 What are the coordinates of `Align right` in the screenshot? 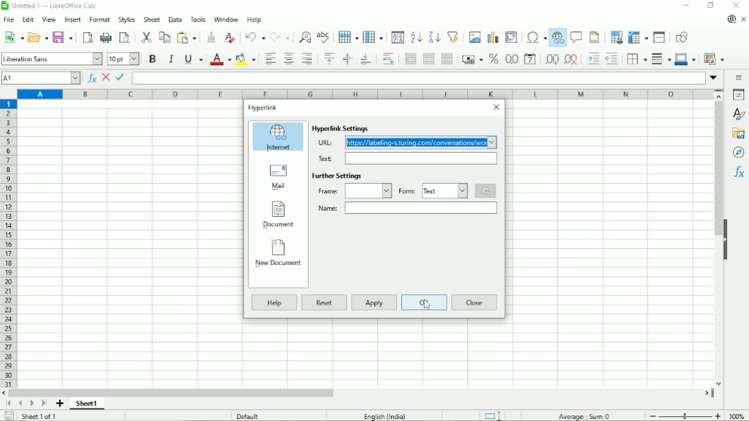 It's located at (309, 58).